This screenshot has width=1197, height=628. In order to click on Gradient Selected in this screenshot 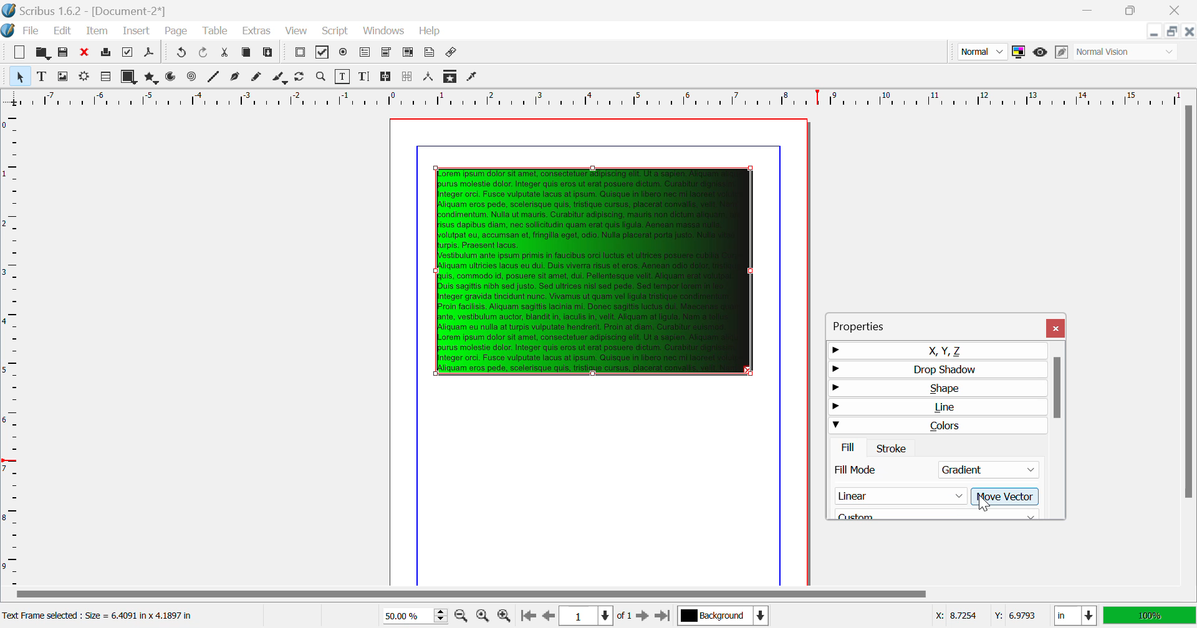, I will do `click(934, 472)`.